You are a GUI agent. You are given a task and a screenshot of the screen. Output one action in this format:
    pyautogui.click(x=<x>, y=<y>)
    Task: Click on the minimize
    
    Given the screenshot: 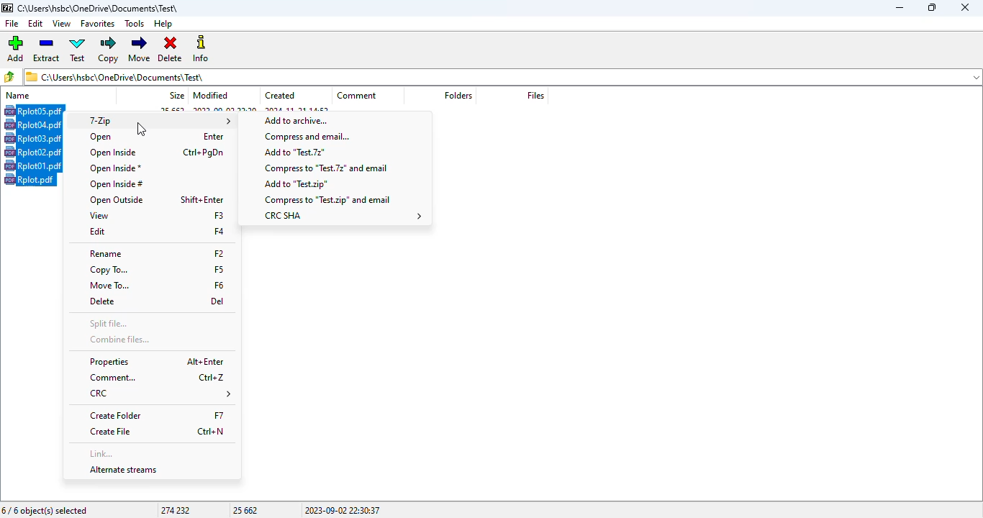 What is the action you would take?
    pyautogui.click(x=899, y=8)
    